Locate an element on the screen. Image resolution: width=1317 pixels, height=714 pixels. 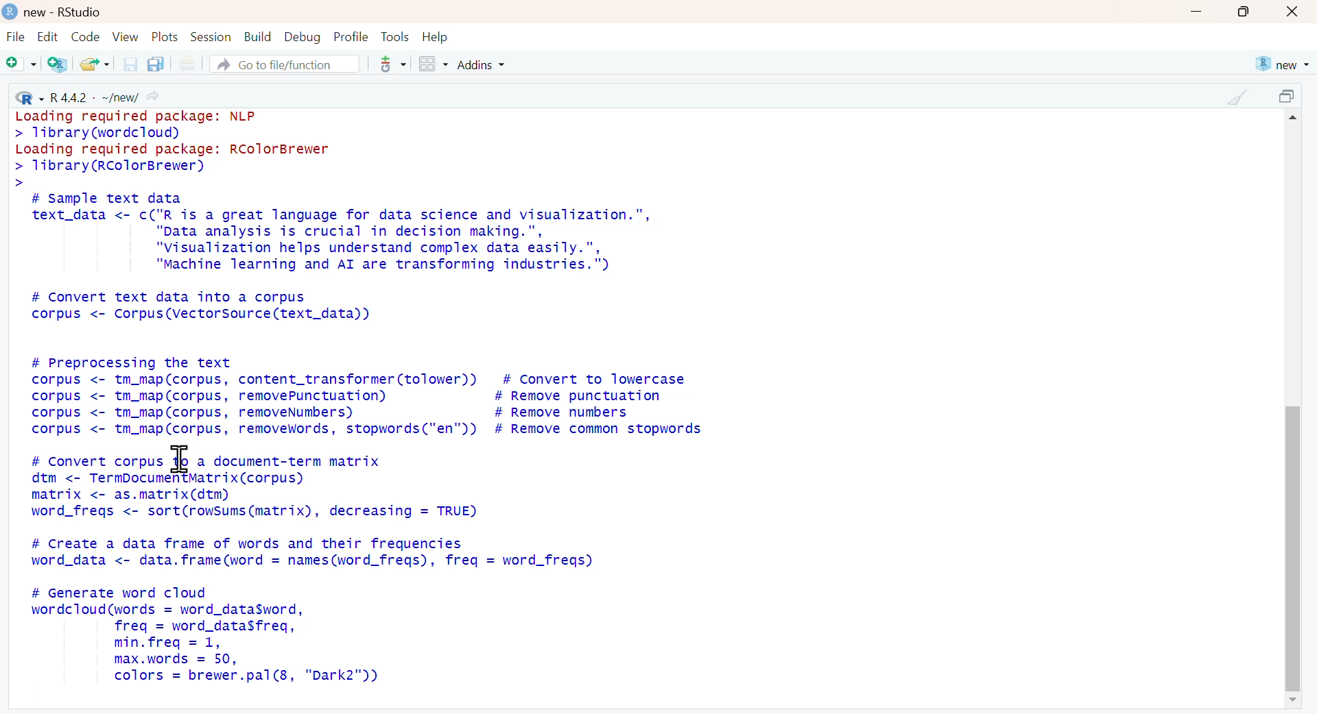
minimize is located at coordinates (1197, 11).